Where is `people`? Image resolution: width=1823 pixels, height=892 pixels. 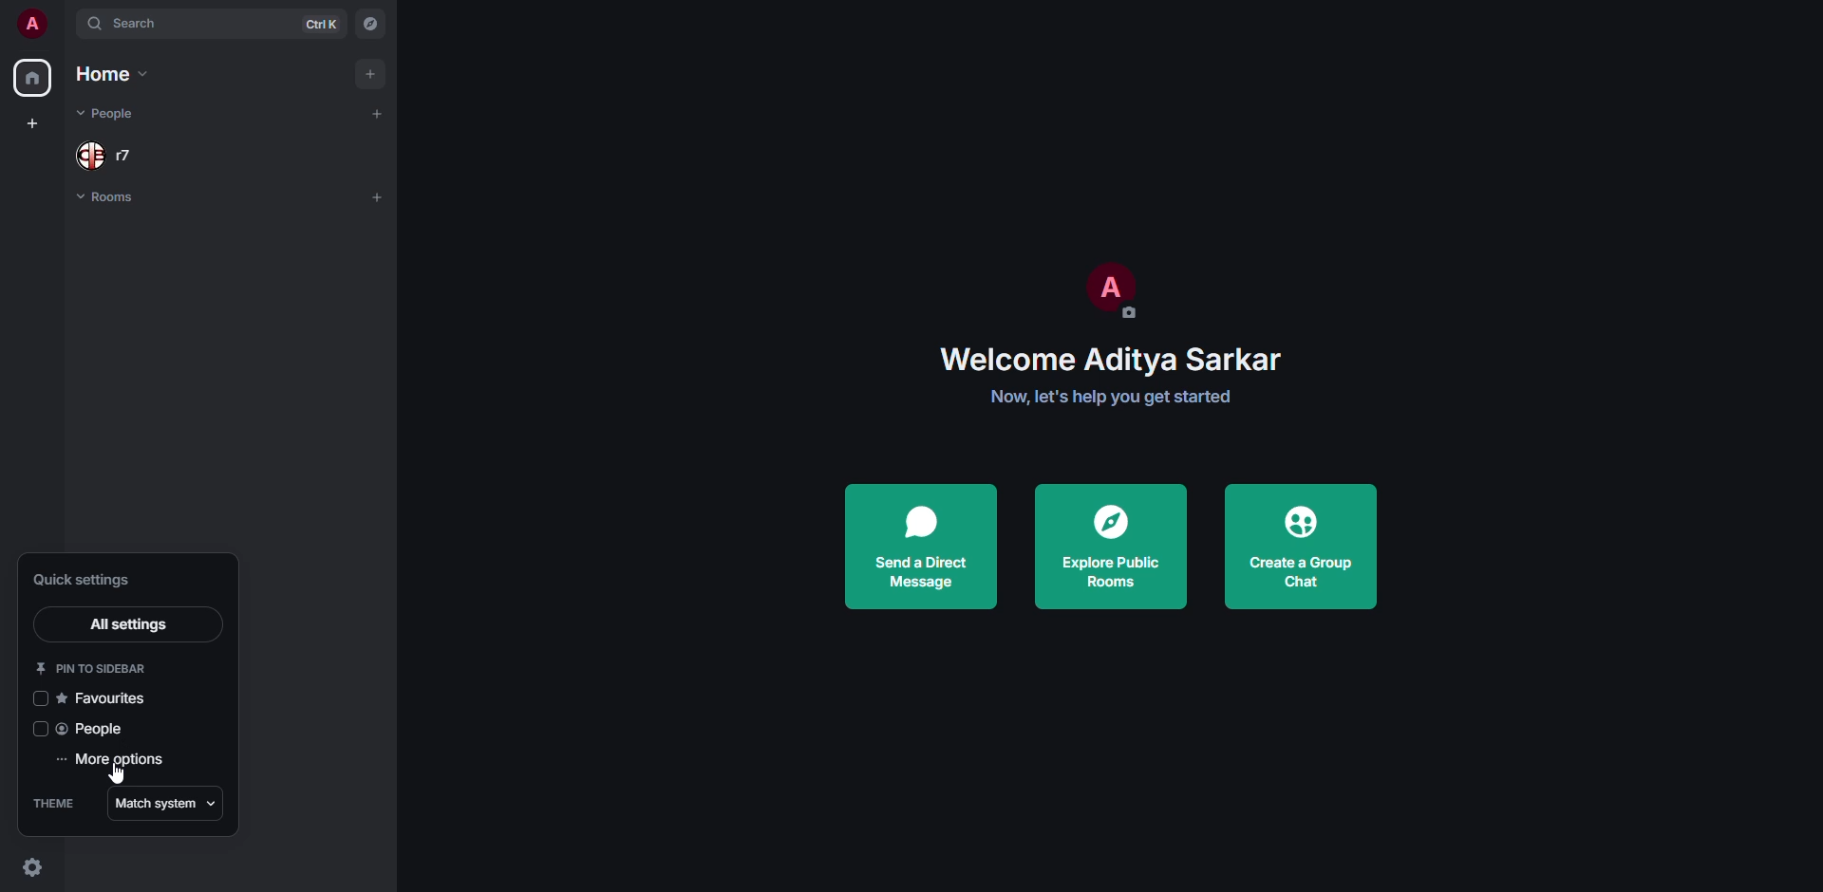 people is located at coordinates (101, 155).